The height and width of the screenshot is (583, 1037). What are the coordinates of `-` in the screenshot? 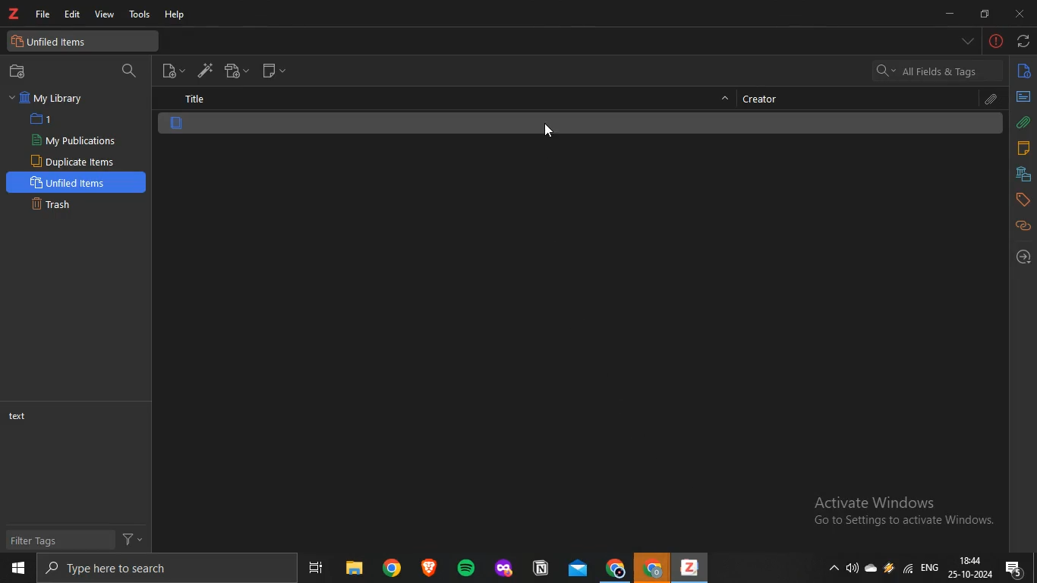 It's located at (996, 40).